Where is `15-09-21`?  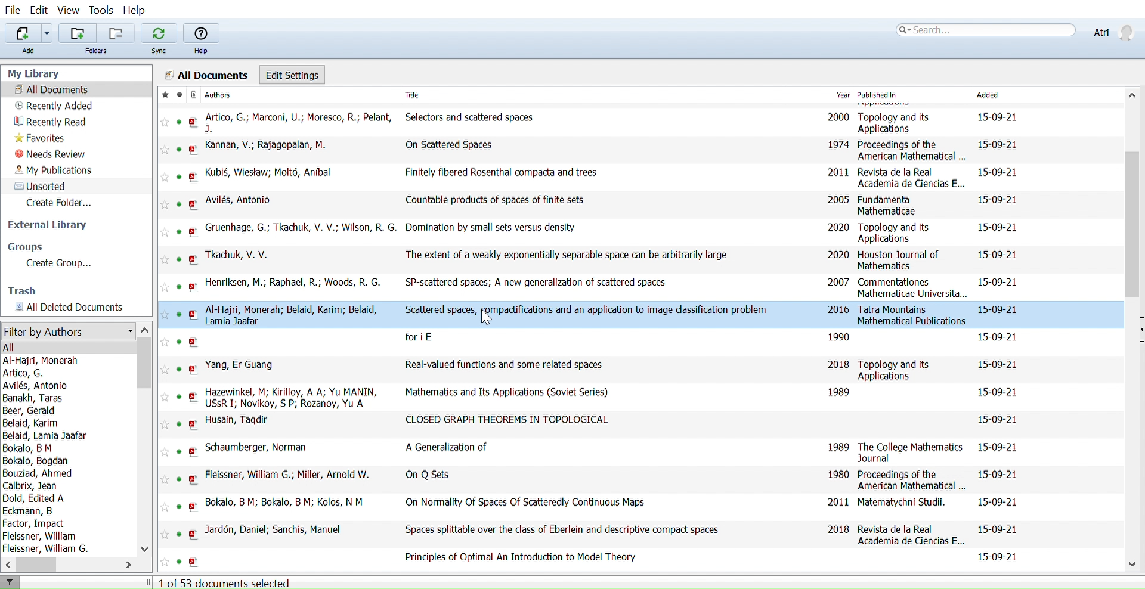
15-09-21 is located at coordinates (999, 474).